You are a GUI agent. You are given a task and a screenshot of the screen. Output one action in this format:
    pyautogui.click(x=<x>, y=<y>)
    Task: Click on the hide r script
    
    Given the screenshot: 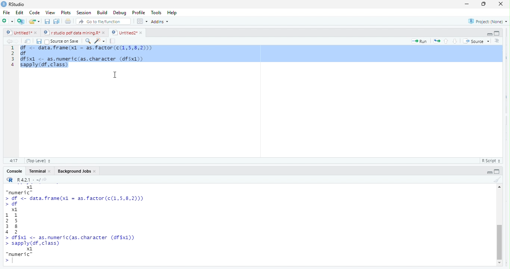 What is the action you would take?
    pyautogui.click(x=490, y=173)
    